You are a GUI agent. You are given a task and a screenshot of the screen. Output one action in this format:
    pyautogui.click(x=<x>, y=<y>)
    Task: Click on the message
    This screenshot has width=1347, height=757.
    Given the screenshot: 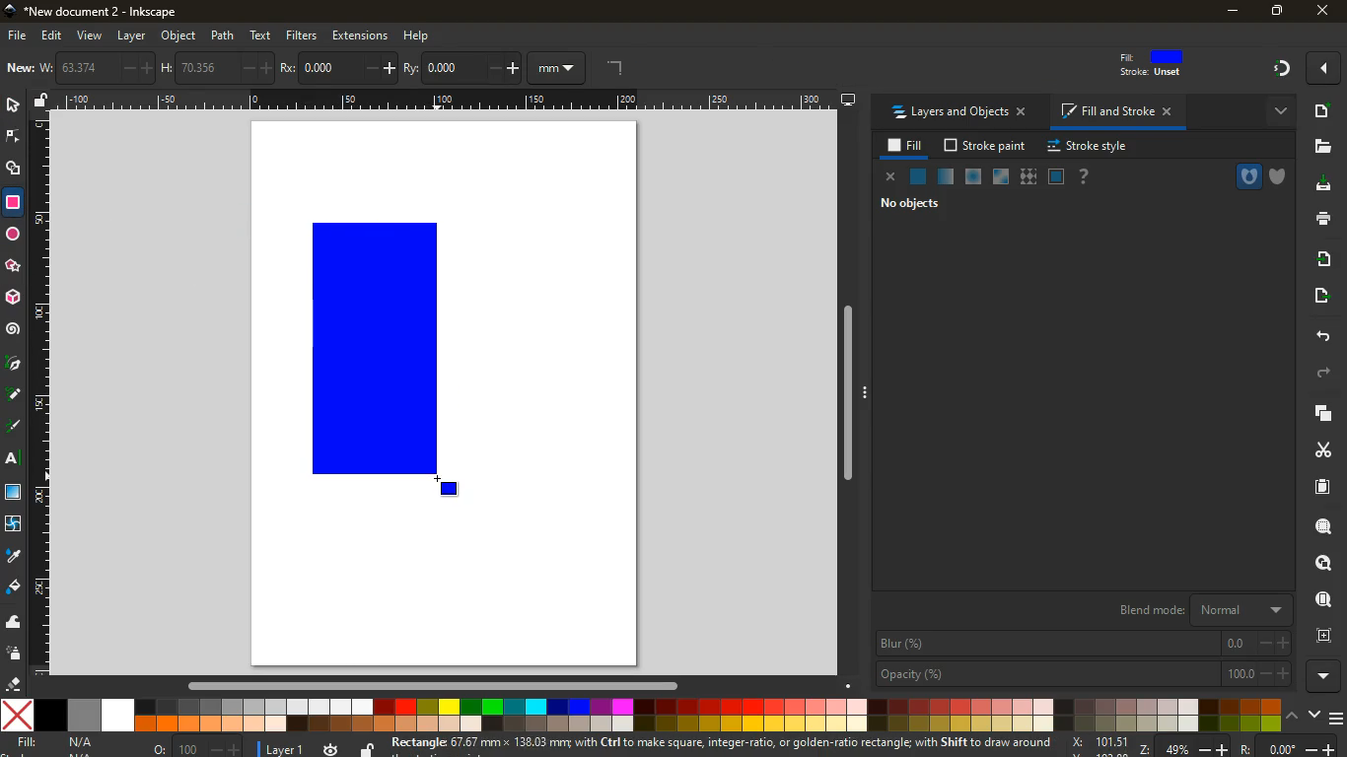 What is the action you would take?
    pyautogui.click(x=722, y=743)
    